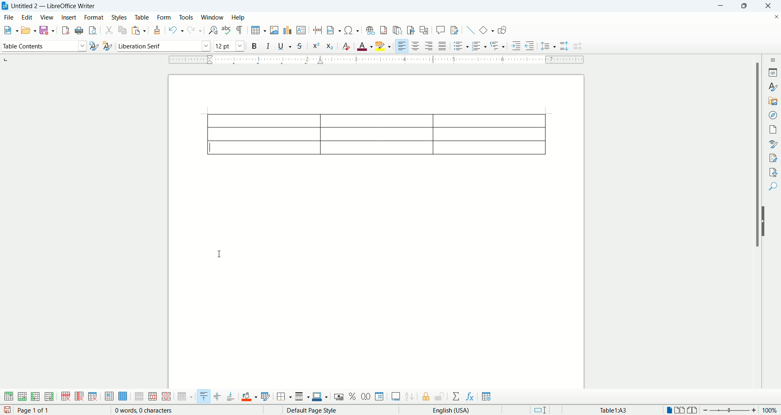 Image resolution: width=781 pixels, height=415 pixels. What do you see at coordinates (79, 30) in the screenshot?
I see `print` at bounding box center [79, 30].